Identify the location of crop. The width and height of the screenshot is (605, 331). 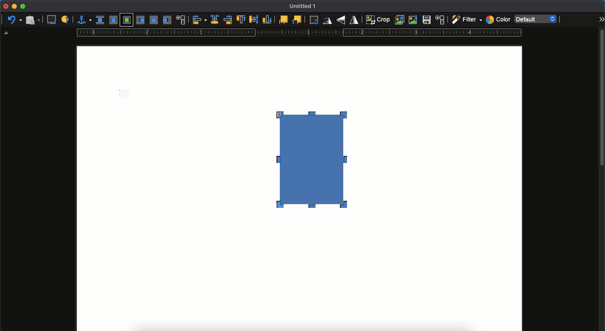
(378, 19).